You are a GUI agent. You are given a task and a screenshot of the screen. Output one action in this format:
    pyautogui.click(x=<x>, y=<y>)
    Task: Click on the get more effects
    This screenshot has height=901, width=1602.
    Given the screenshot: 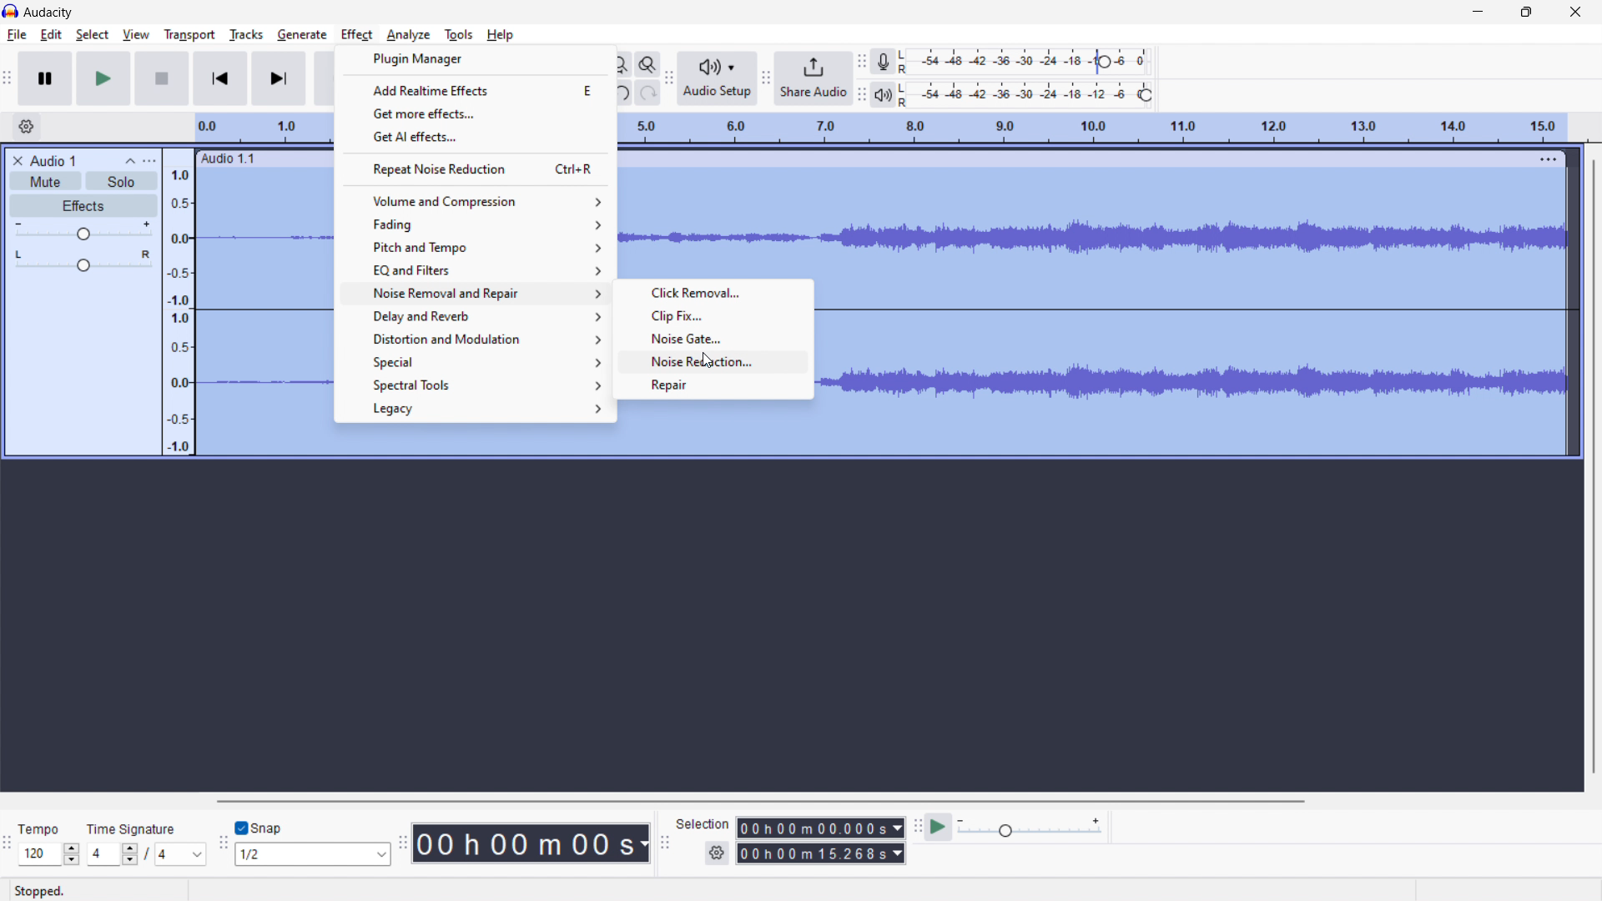 What is the action you would take?
    pyautogui.click(x=475, y=113)
    